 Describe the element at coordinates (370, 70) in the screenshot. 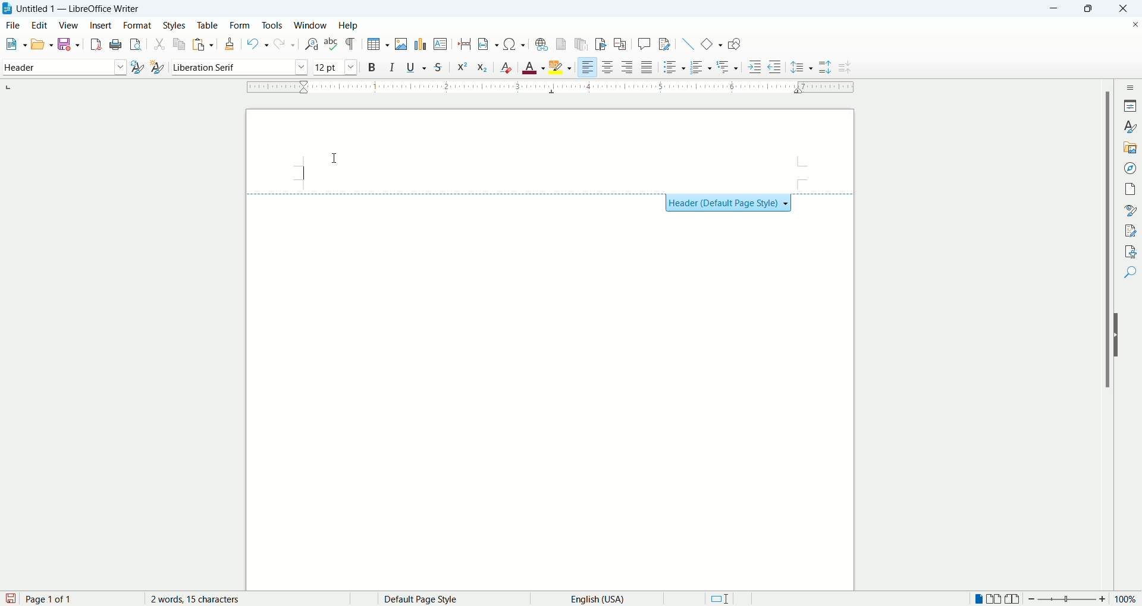

I see `bold` at that location.